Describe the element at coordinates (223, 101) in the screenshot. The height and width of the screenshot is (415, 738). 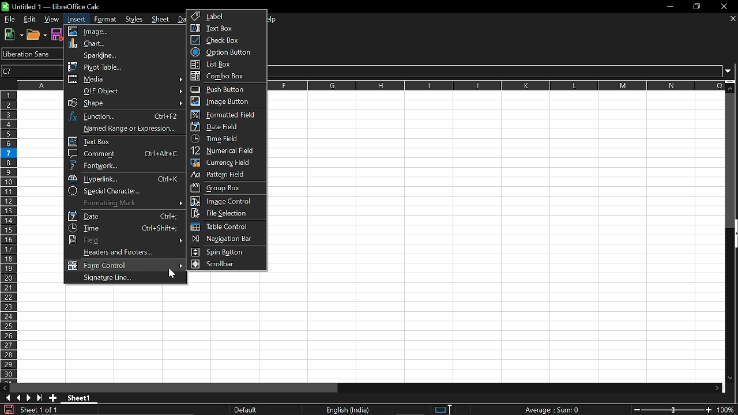
I see `Image button` at that location.